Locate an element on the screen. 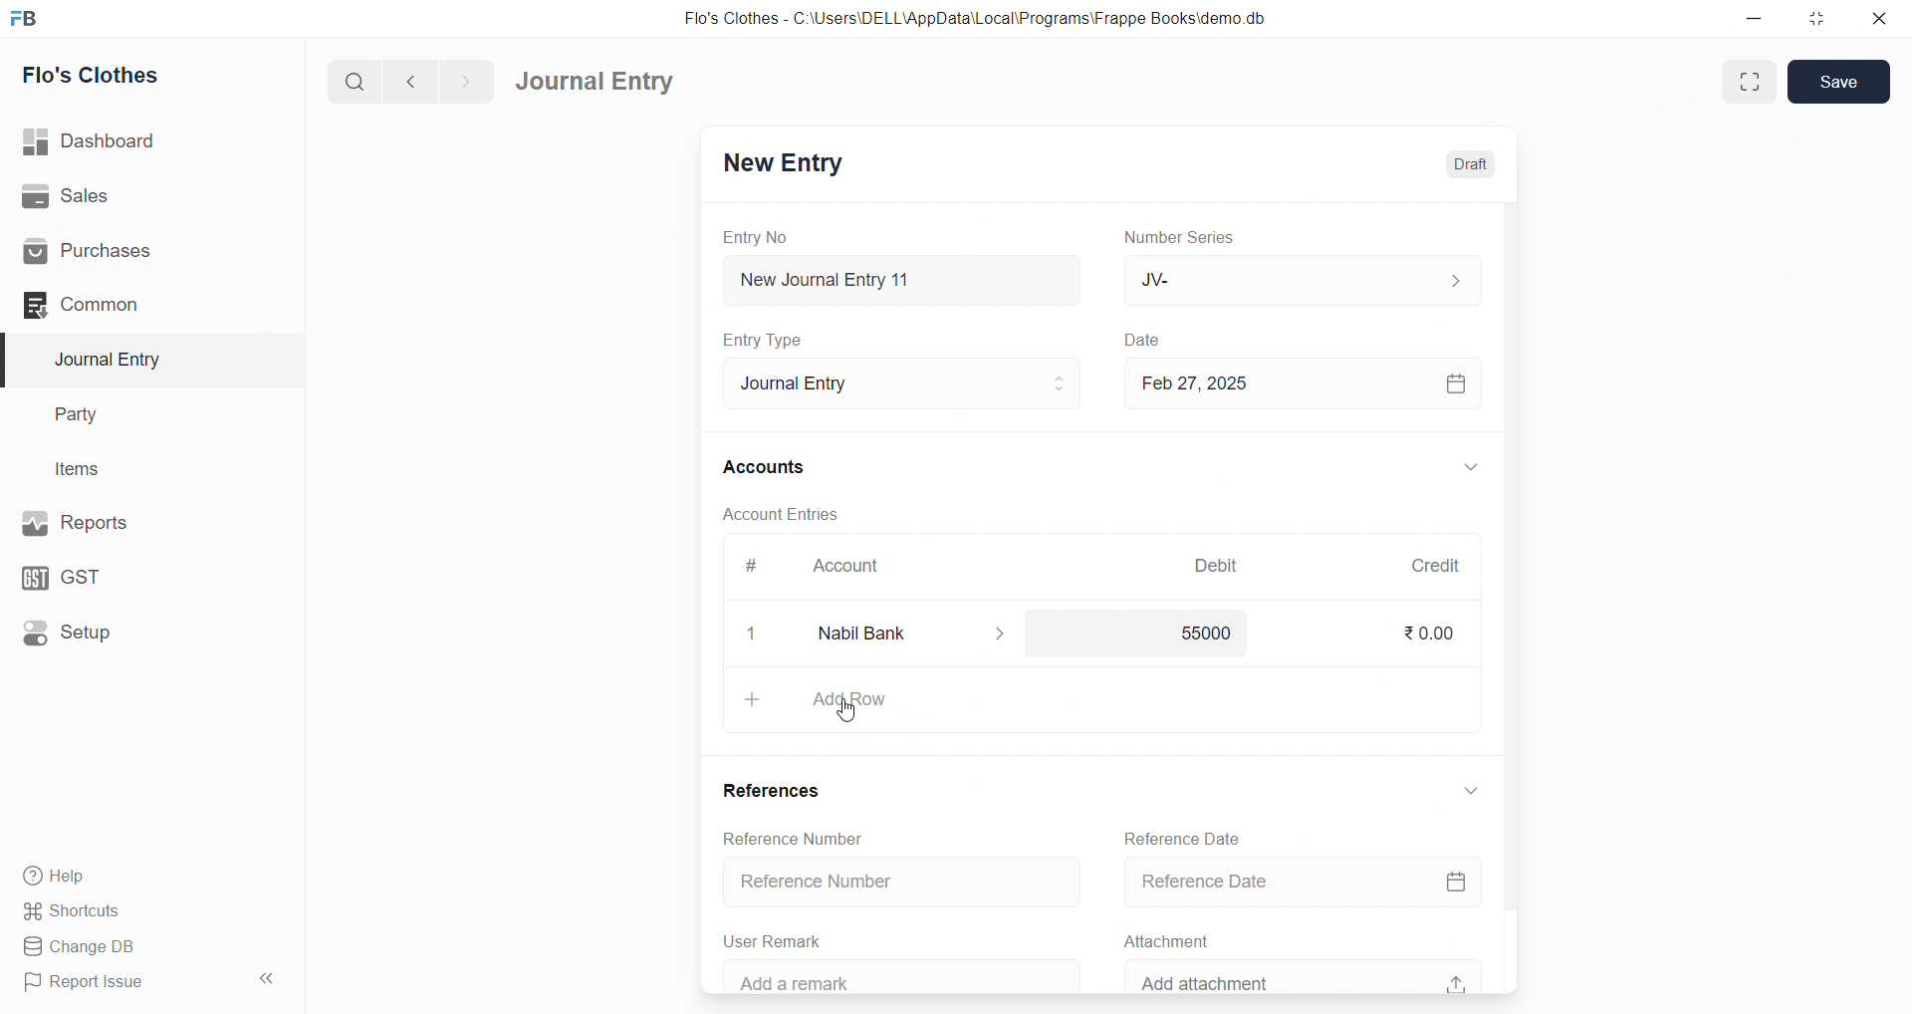 The width and height of the screenshot is (1912, 1014). Add attachment is located at coordinates (1308, 975).